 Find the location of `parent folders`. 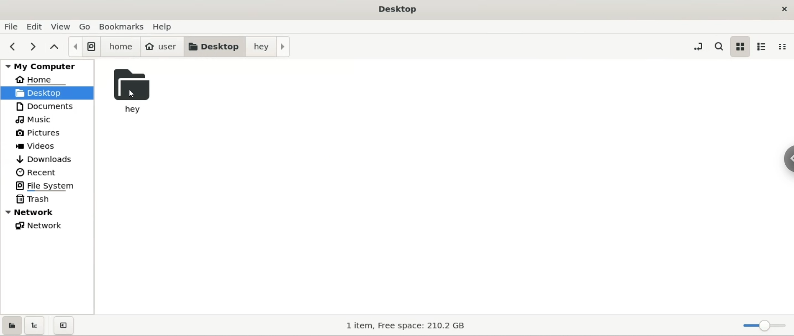

parent folders is located at coordinates (55, 47).